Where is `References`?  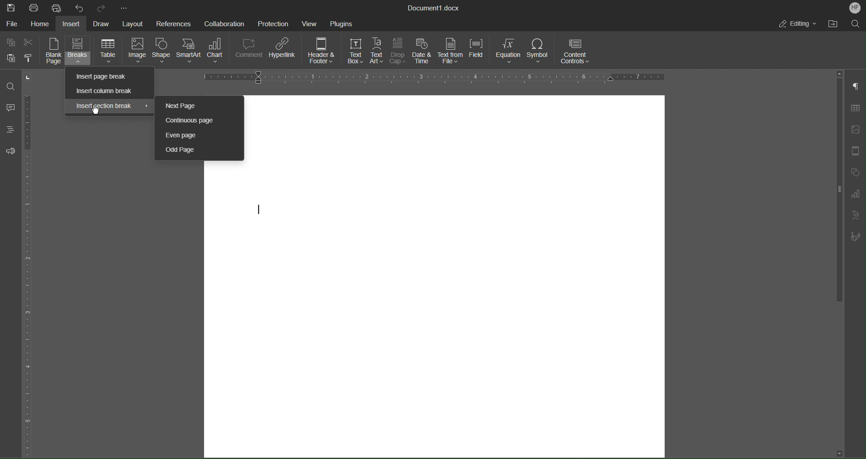
References is located at coordinates (172, 23).